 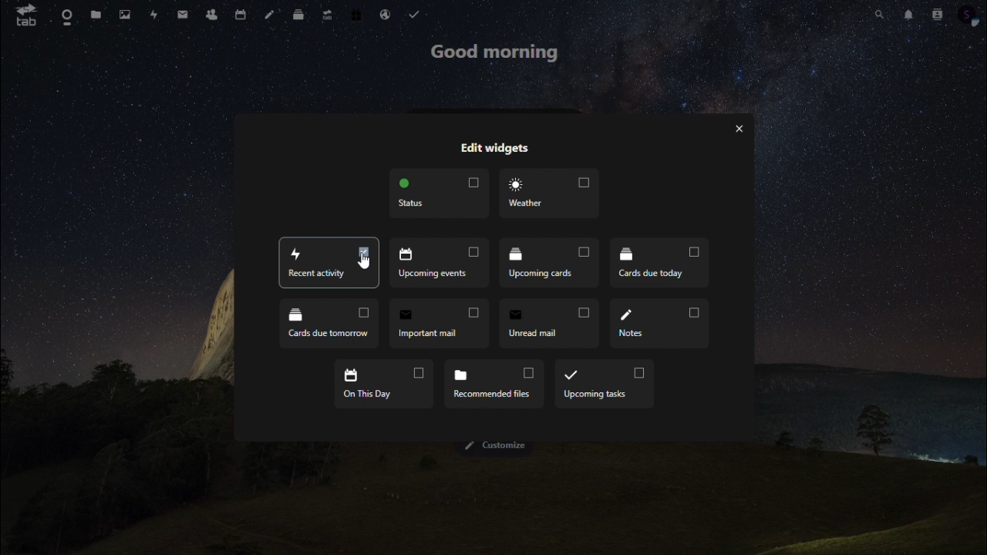 I want to click on Customize, so click(x=499, y=448).